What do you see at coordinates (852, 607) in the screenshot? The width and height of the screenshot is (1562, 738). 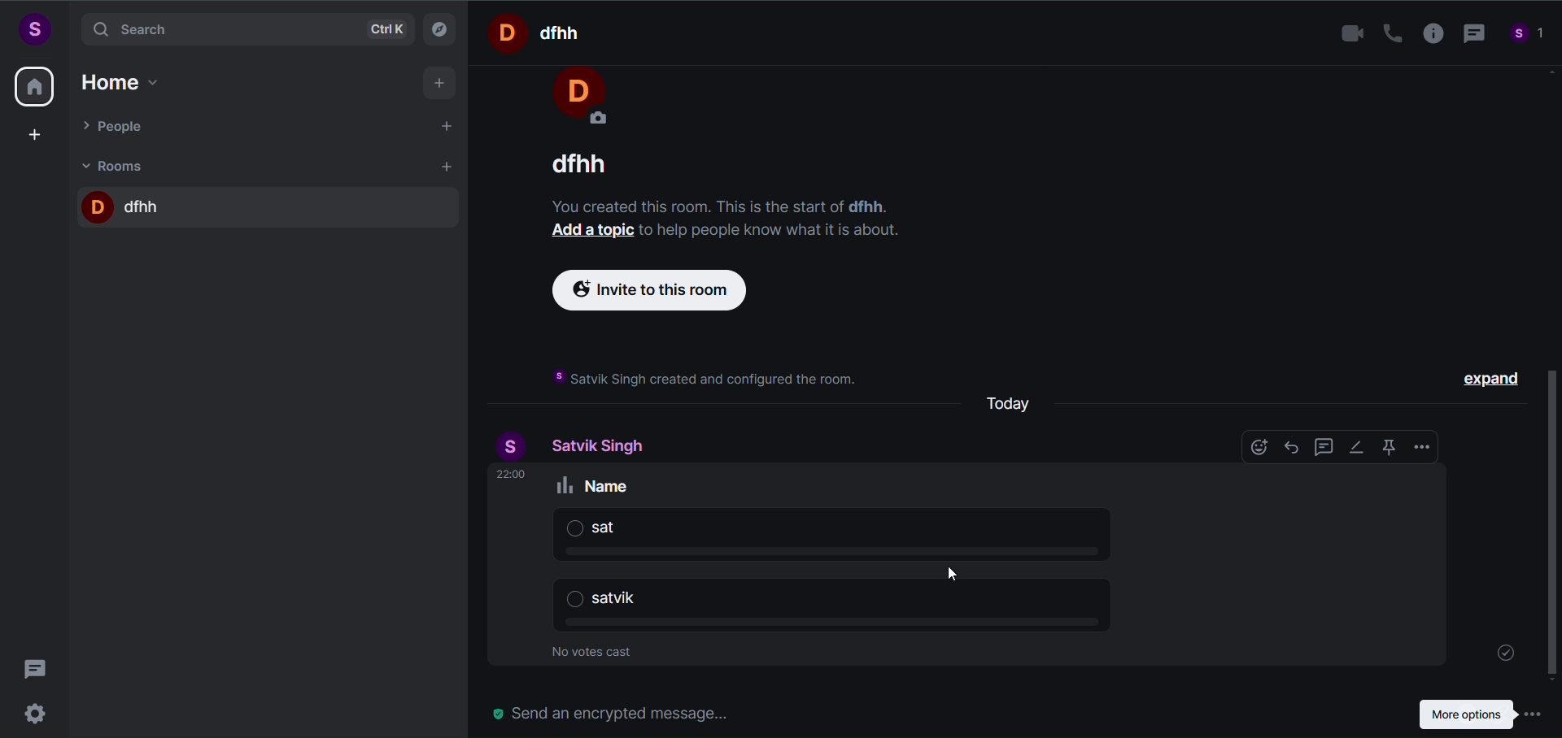 I see `satvik option` at bounding box center [852, 607].